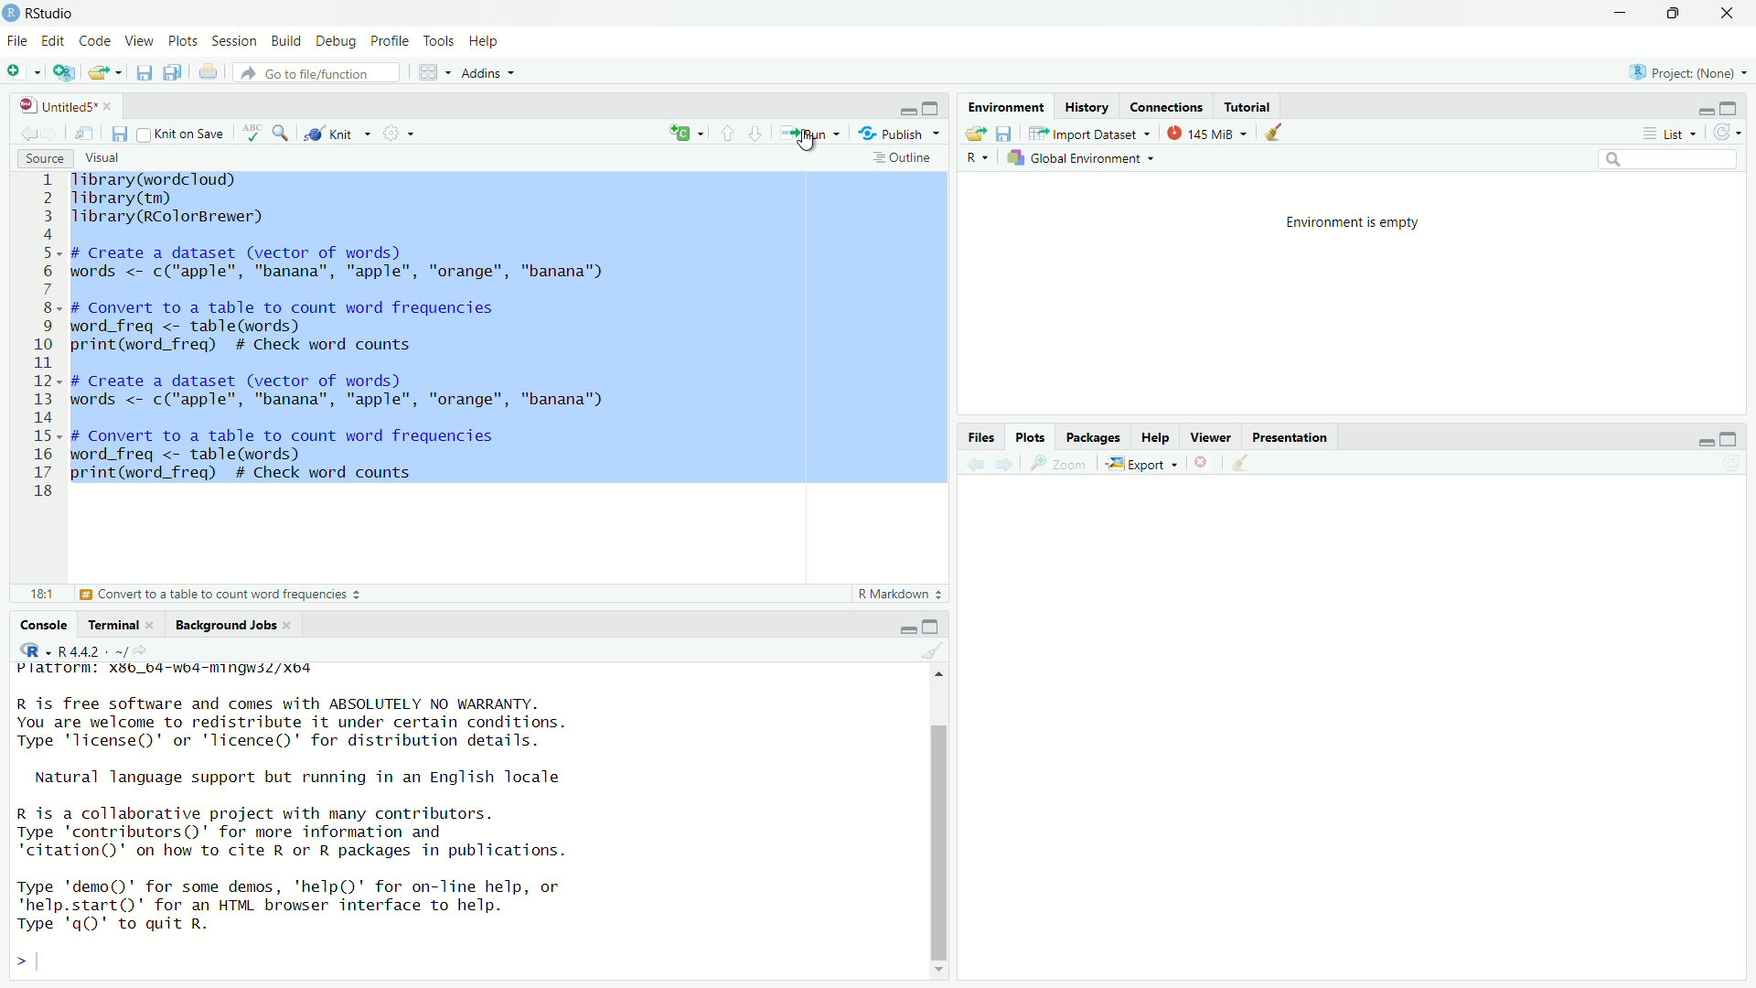 The height and width of the screenshot is (988, 1756). I want to click on Delete selected files, so click(1203, 462).